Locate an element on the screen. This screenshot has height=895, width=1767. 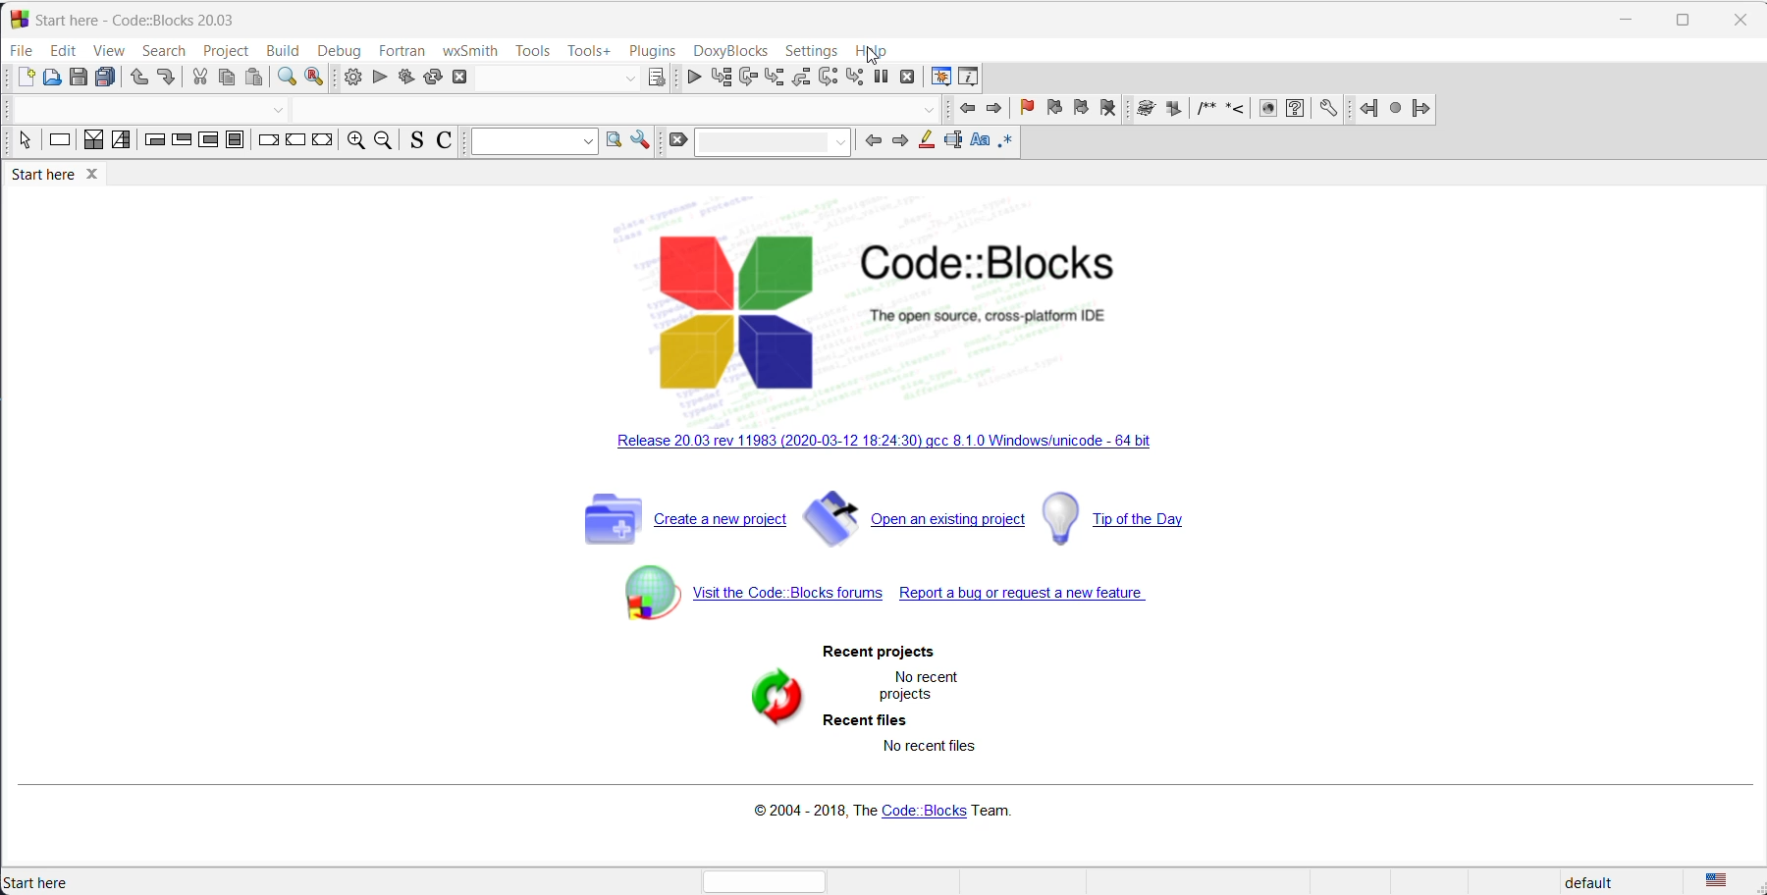
cut is located at coordinates (199, 78).